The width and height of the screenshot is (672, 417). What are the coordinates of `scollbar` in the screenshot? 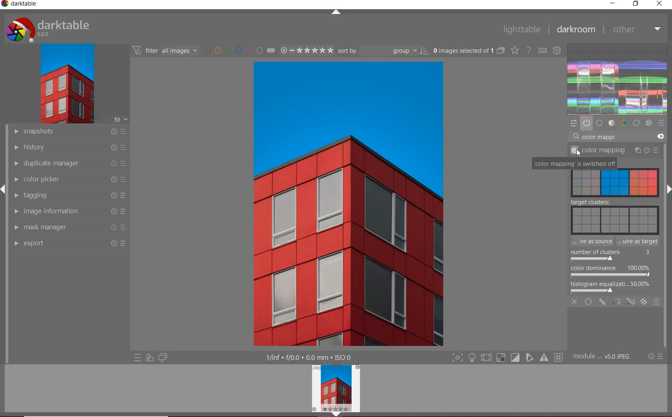 It's located at (667, 160).